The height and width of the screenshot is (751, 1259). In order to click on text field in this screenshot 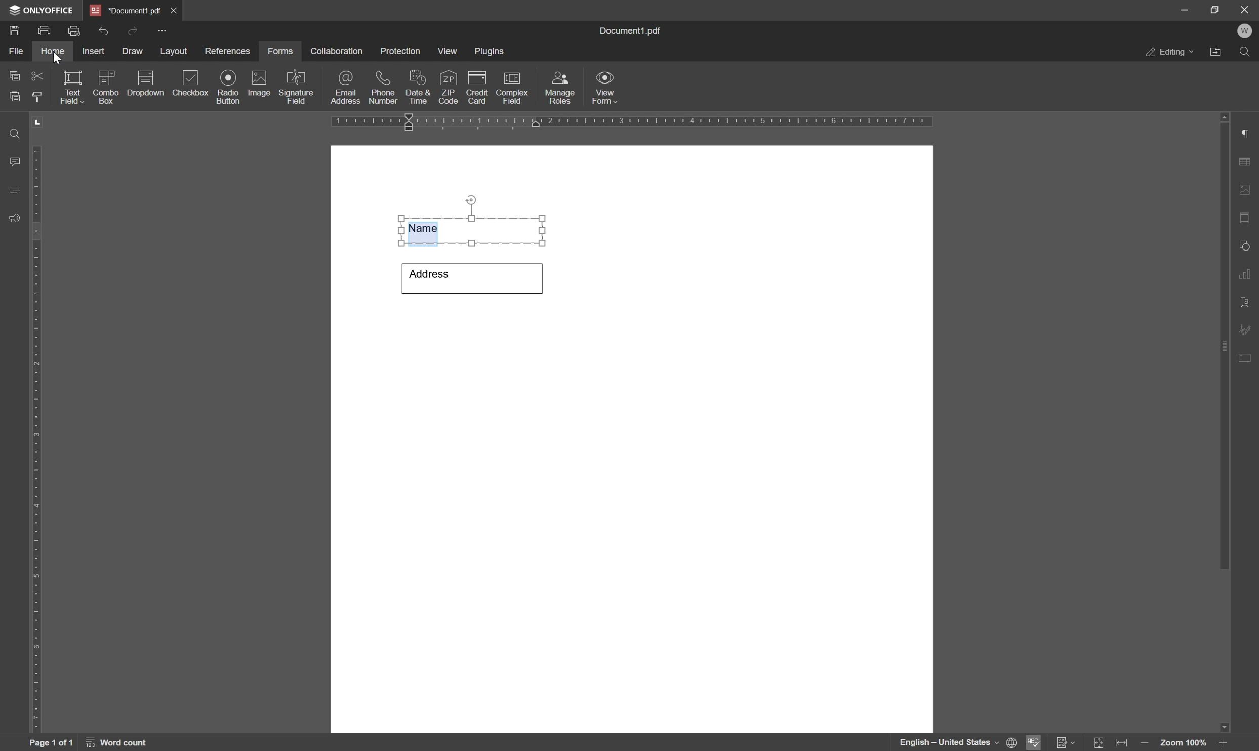, I will do `click(72, 86)`.